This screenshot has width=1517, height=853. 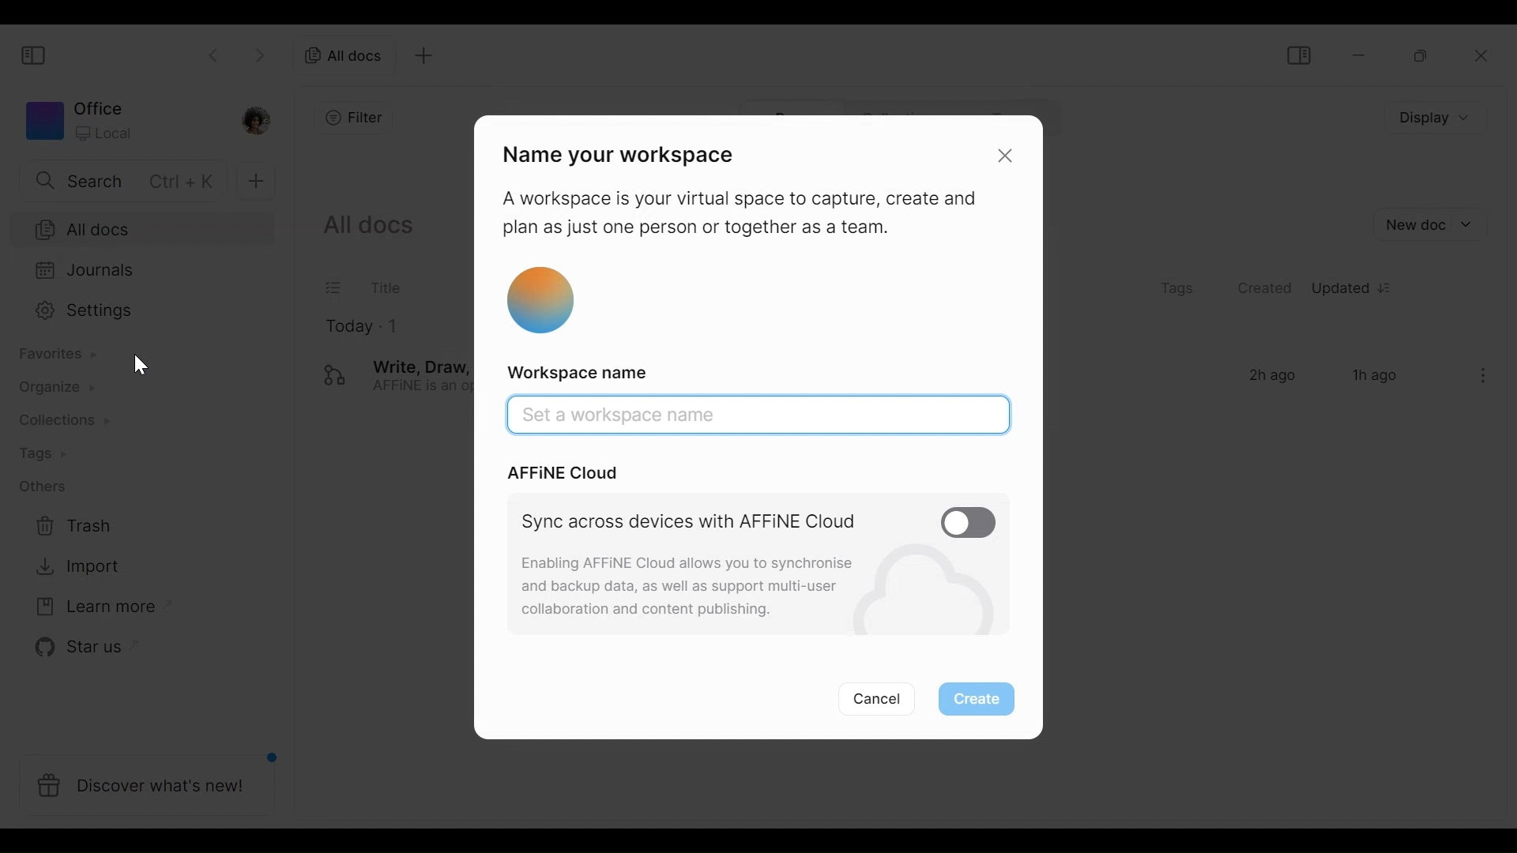 I want to click on Create, so click(x=975, y=699).